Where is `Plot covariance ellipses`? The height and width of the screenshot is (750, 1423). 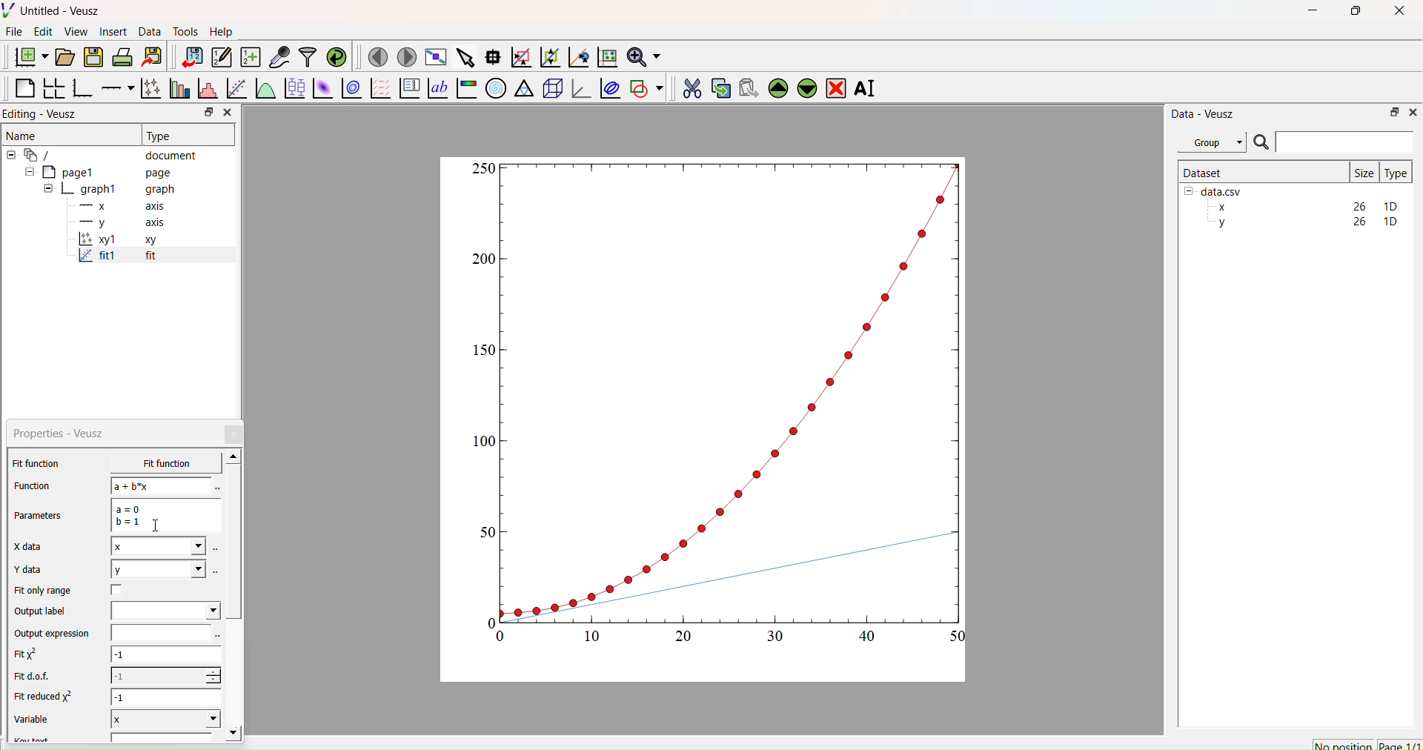
Plot covariance ellipses is located at coordinates (608, 87).